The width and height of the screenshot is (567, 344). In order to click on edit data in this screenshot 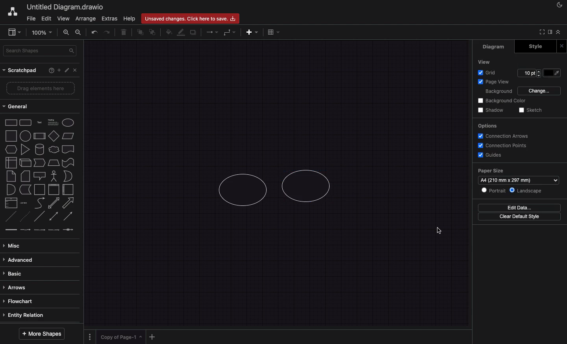, I will do `click(519, 207)`.